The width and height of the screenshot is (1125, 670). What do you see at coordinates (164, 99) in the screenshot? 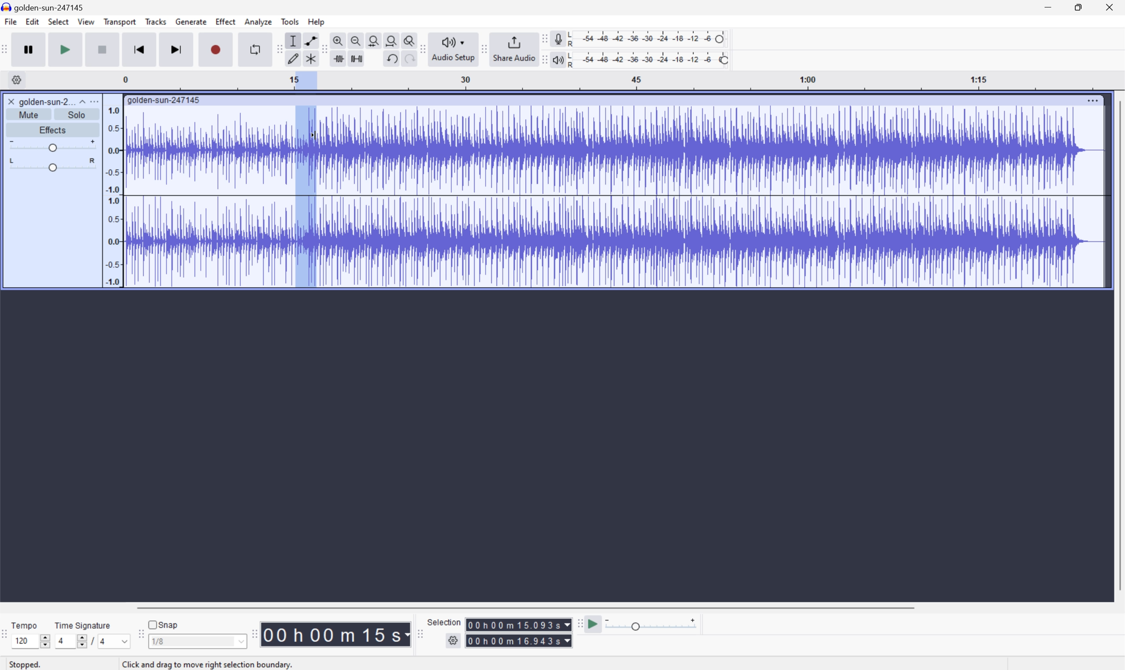
I see `golden-sun-247145` at bounding box center [164, 99].